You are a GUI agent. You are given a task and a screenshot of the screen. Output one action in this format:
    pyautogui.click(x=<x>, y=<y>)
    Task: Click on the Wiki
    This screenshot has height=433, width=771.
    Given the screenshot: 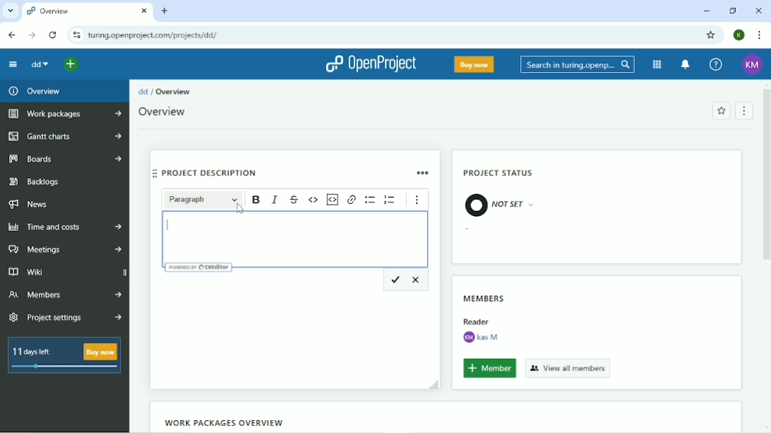 What is the action you would take?
    pyautogui.click(x=65, y=271)
    